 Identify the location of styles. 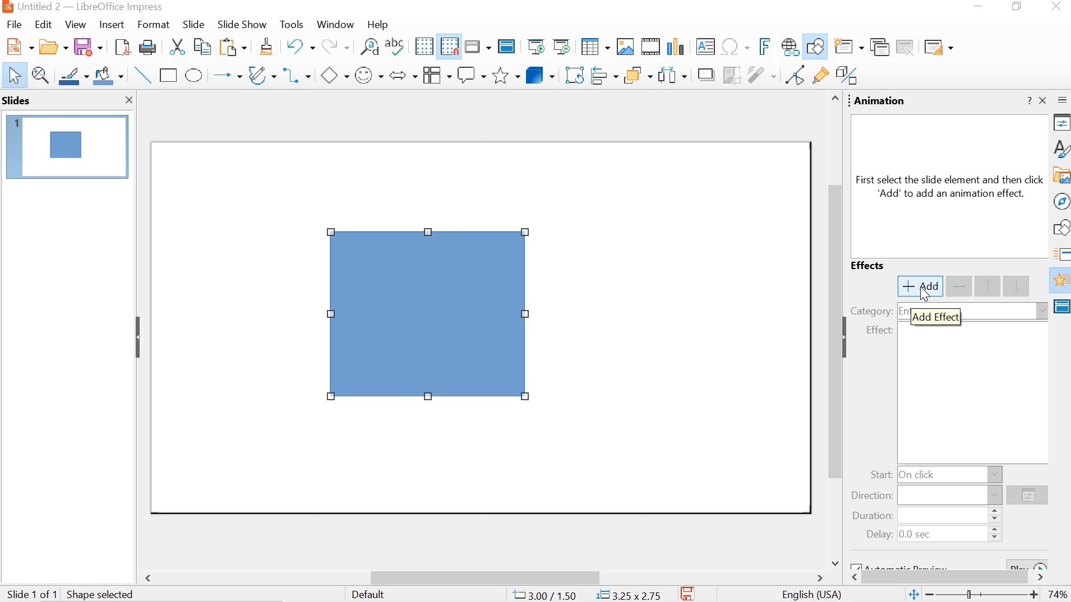
(1061, 147).